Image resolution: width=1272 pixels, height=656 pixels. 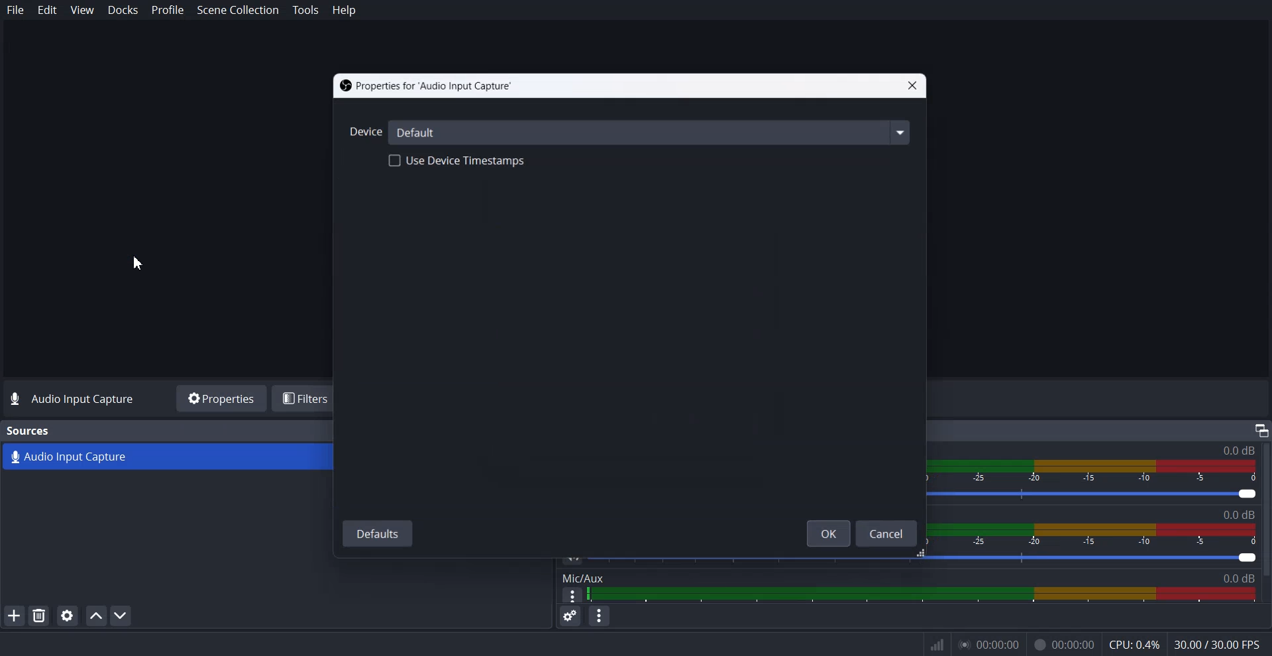 What do you see at coordinates (1242, 514) in the screenshot?
I see `Text` at bounding box center [1242, 514].